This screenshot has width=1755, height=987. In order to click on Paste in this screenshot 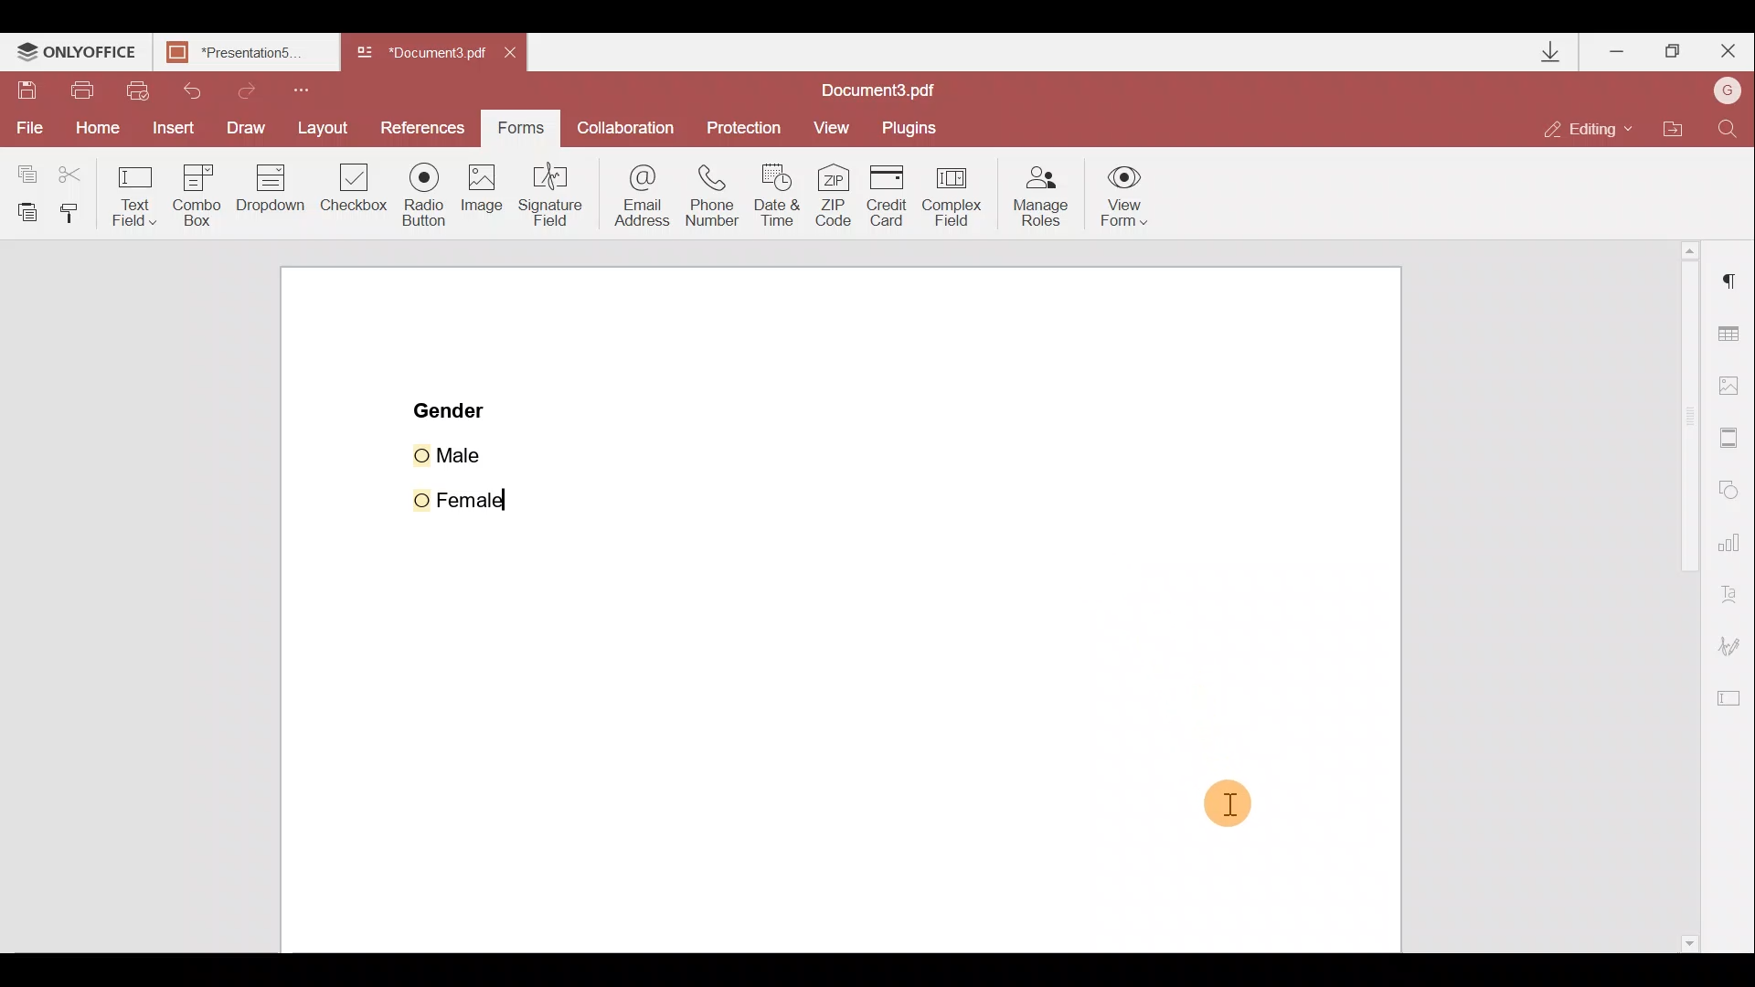, I will do `click(24, 209)`.